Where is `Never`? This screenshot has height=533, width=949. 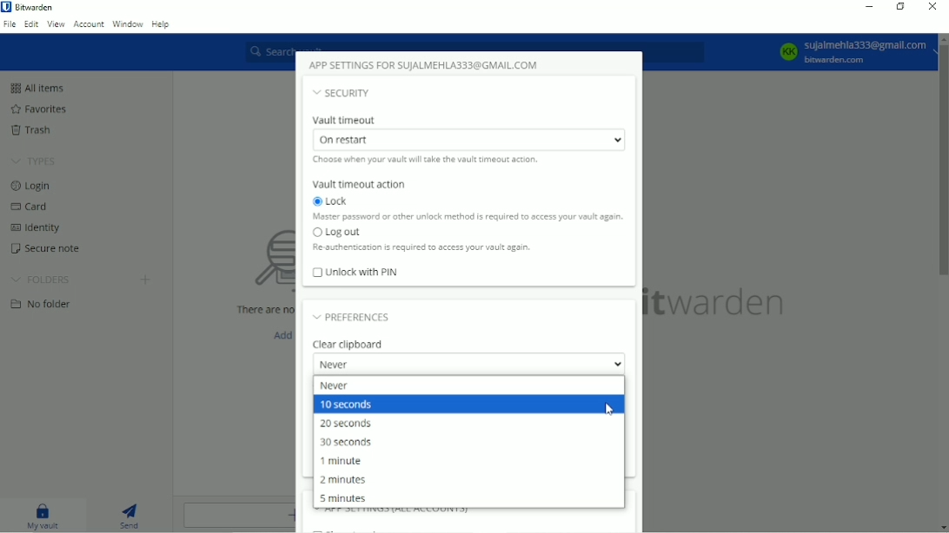
Never is located at coordinates (337, 385).